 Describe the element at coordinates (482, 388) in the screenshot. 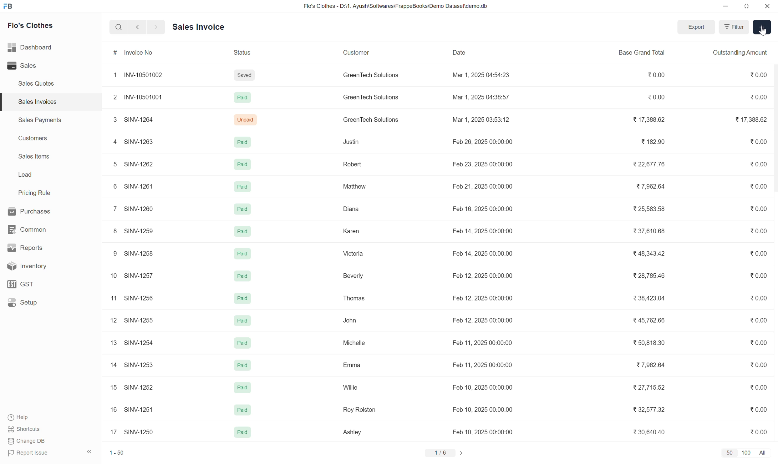

I see `Feb 10, 2025 00:00:00` at that location.